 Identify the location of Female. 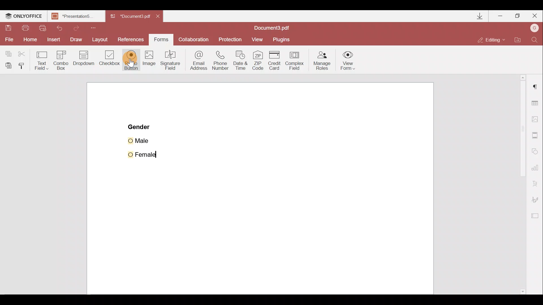
(145, 153).